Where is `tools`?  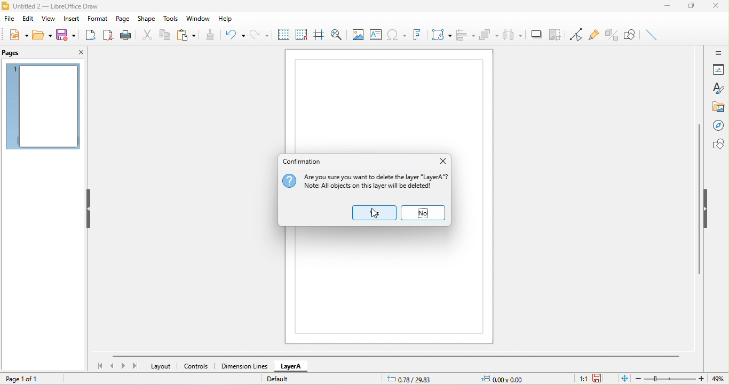
tools is located at coordinates (172, 18).